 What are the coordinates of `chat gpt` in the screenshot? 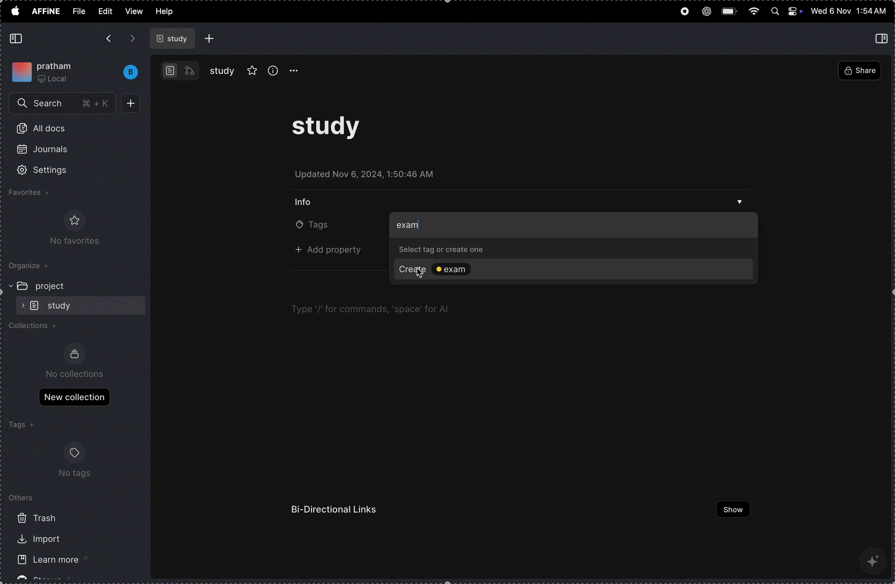 It's located at (706, 9).